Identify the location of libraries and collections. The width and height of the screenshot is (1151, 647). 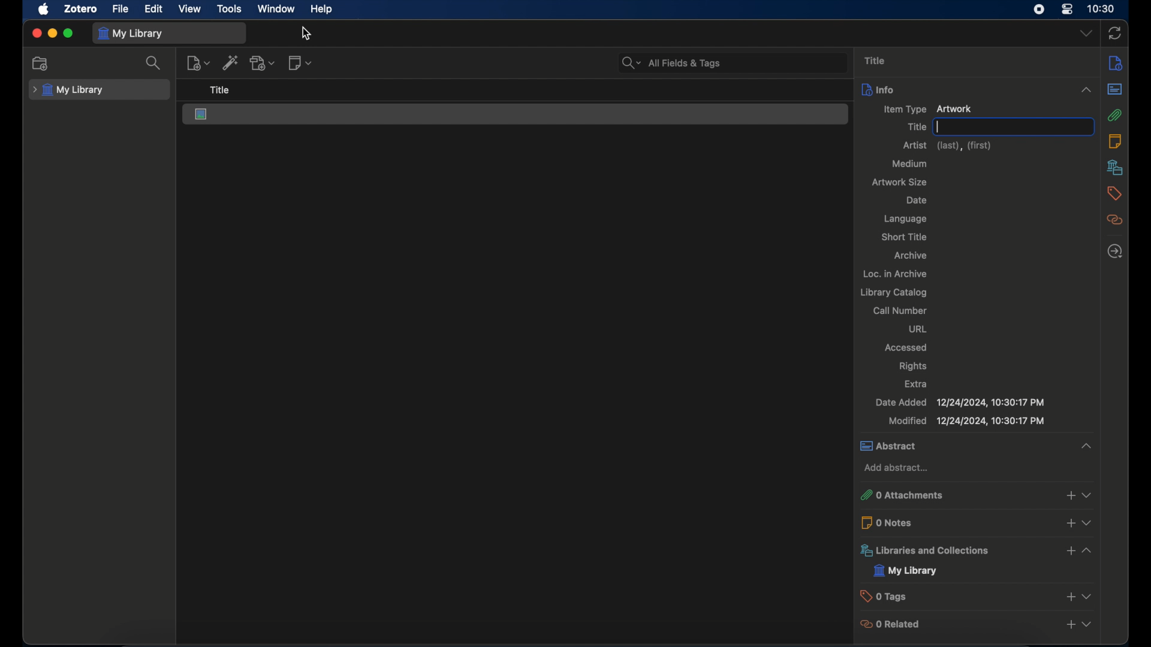
(929, 550).